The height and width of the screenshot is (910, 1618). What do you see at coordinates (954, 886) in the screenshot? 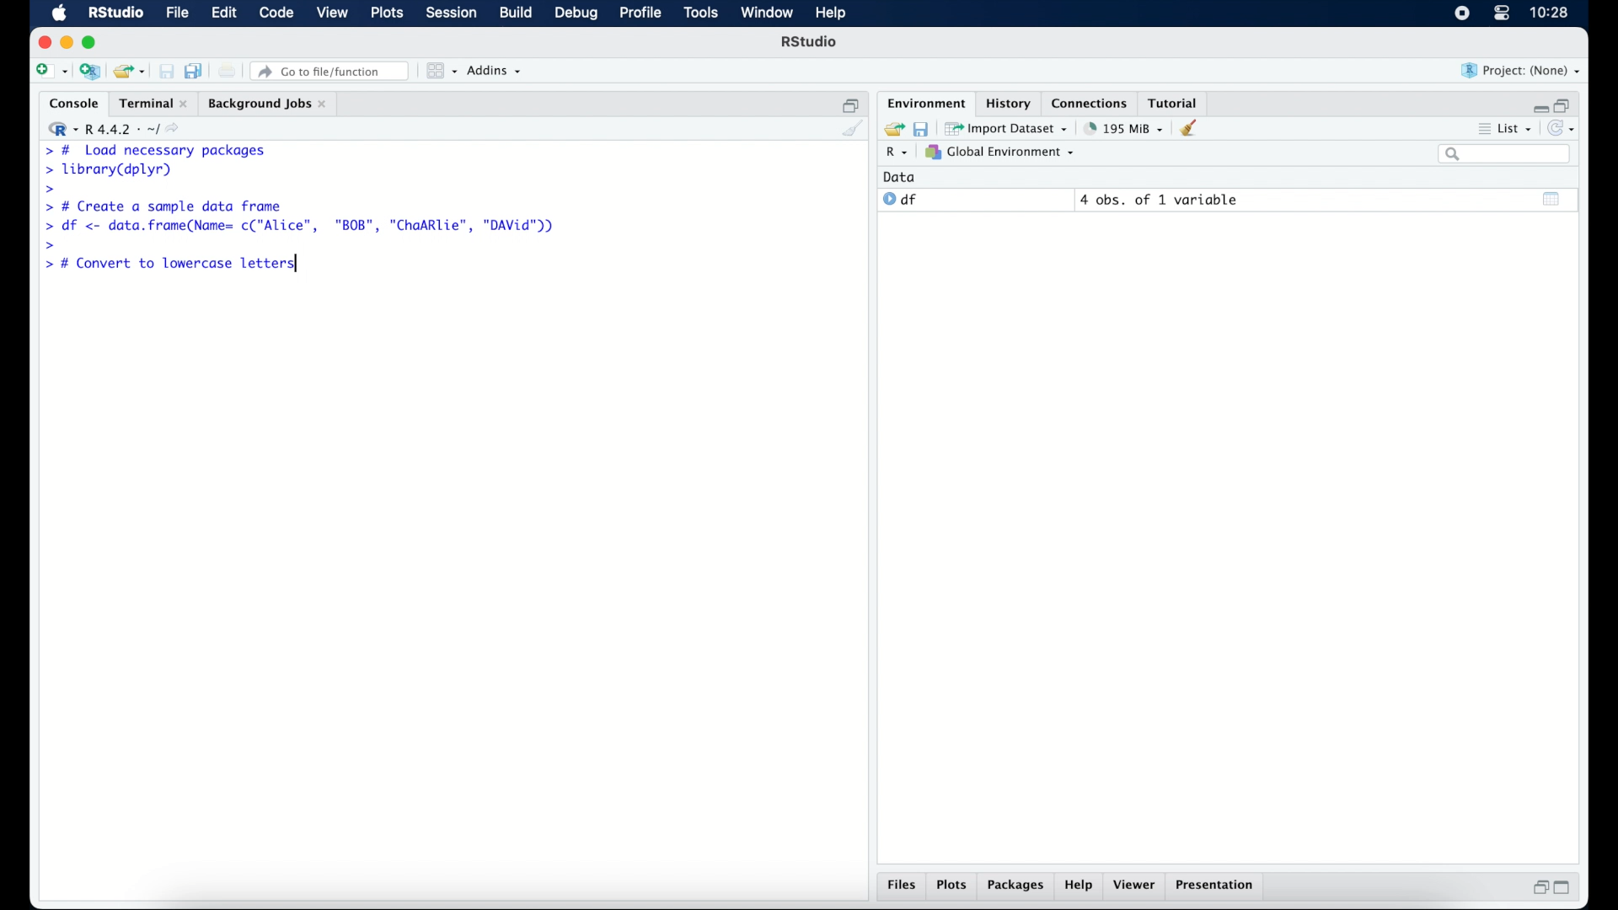
I see `plots` at bounding box center [954, 886].